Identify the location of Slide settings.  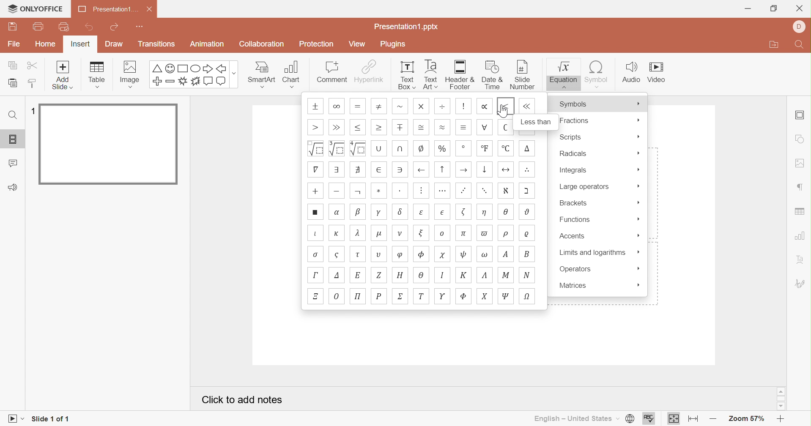
(800, 114).